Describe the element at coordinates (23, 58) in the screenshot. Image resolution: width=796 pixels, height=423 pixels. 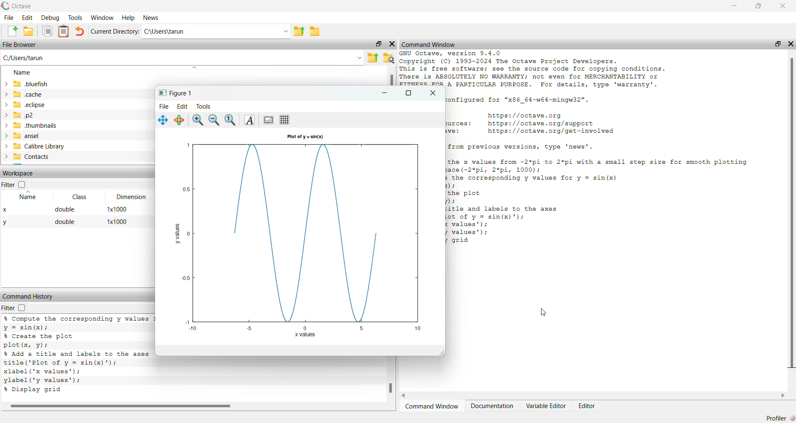
I see `C:/Users/tarun` at that location.